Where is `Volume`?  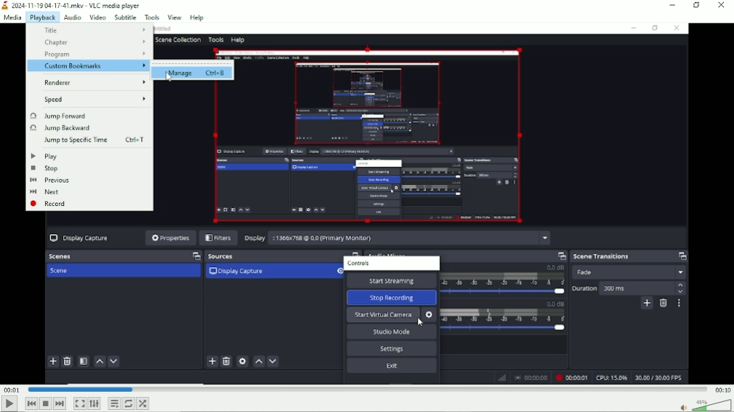
Volume is located at coordinates (704, 404).